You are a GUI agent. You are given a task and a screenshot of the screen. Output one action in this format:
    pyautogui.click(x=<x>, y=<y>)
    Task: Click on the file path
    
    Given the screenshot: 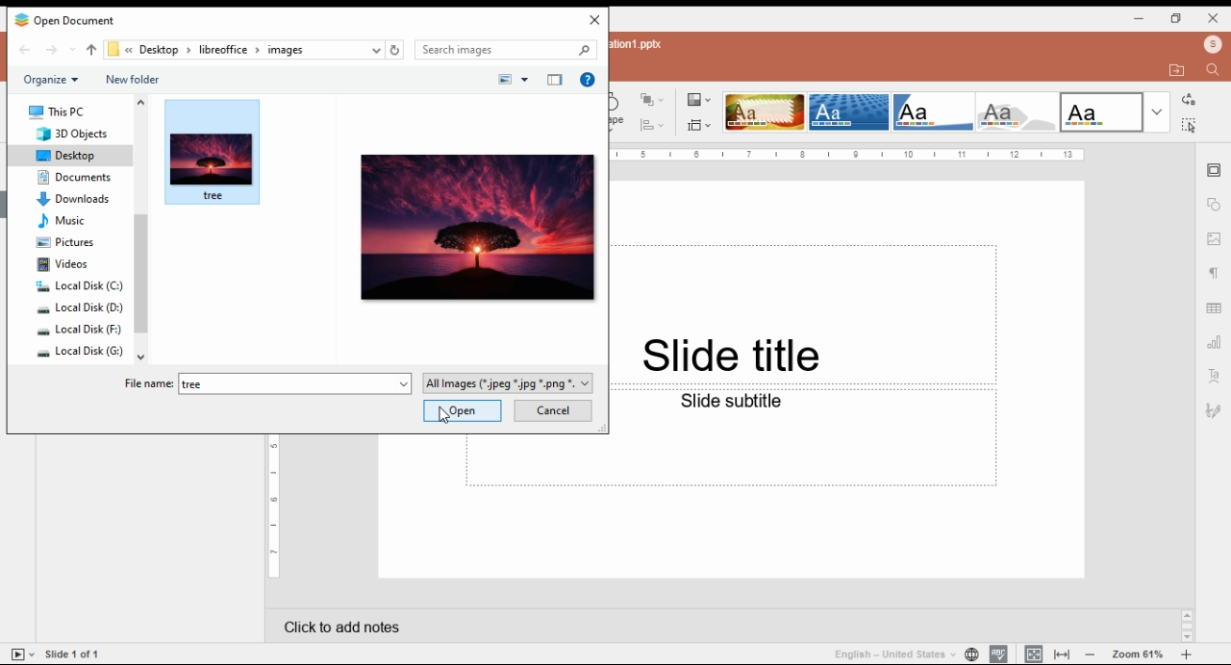 What is the action you would take?
    pyautogui.click(x=112, y=47)
    